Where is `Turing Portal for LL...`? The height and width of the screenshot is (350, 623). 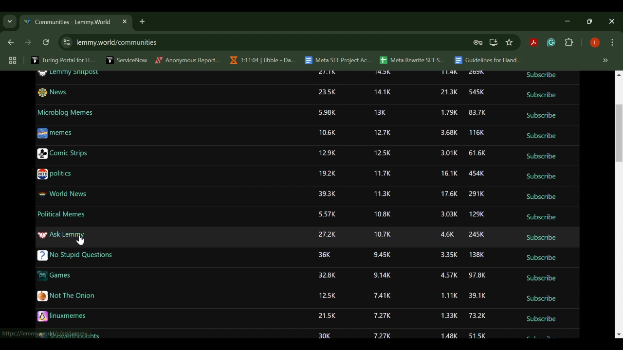 Turing Portal for LL... is located at coordinates (63, 61).